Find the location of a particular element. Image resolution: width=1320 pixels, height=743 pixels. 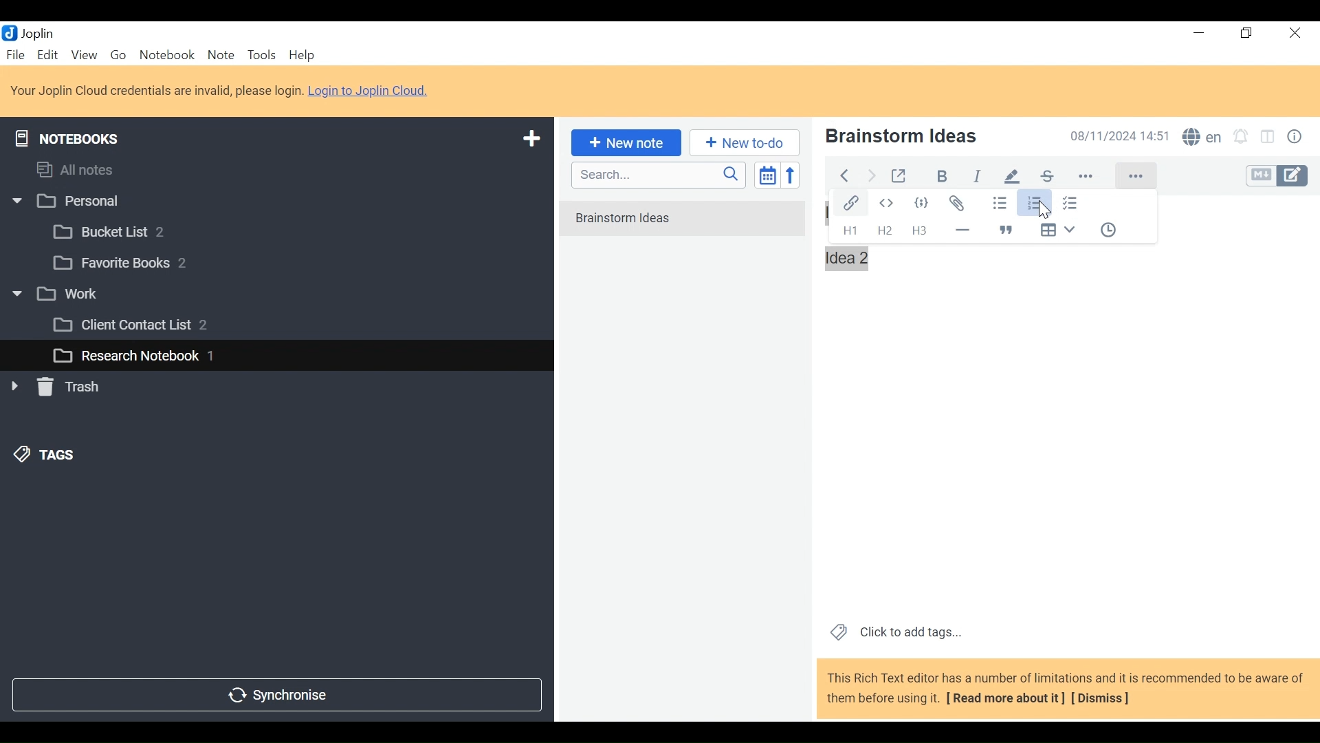

Inline Code is located at coordinates (885, 204).